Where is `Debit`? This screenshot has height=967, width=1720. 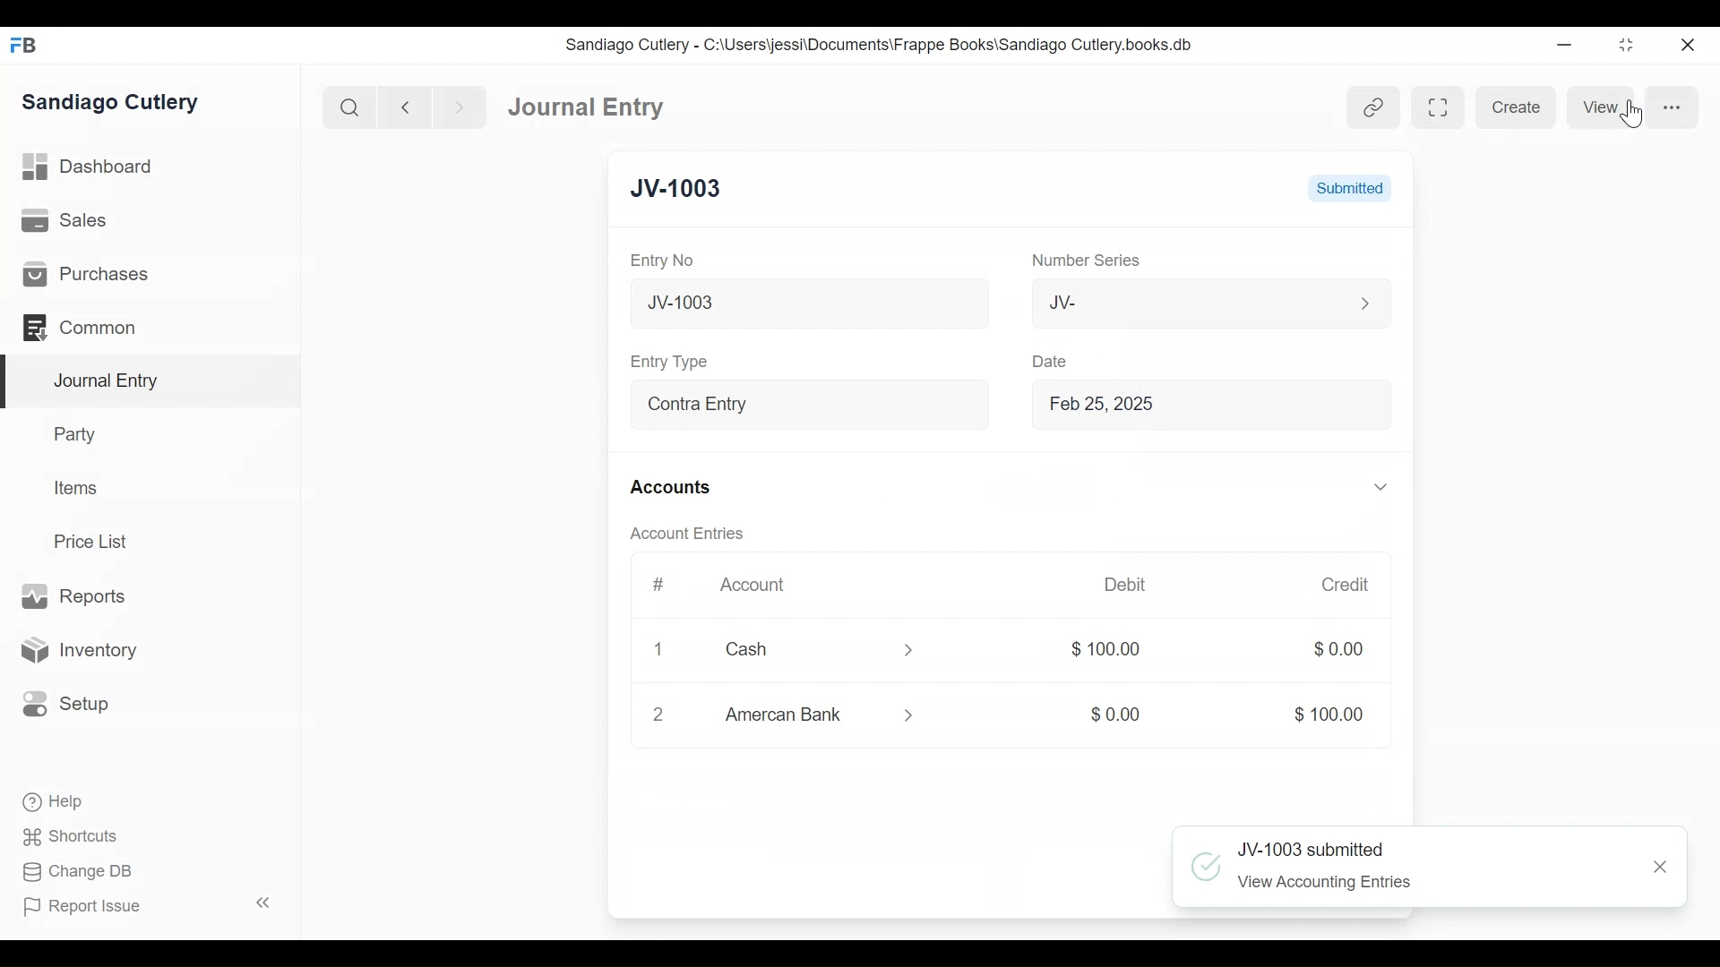 Debit is located at coordinates (1123, 585).